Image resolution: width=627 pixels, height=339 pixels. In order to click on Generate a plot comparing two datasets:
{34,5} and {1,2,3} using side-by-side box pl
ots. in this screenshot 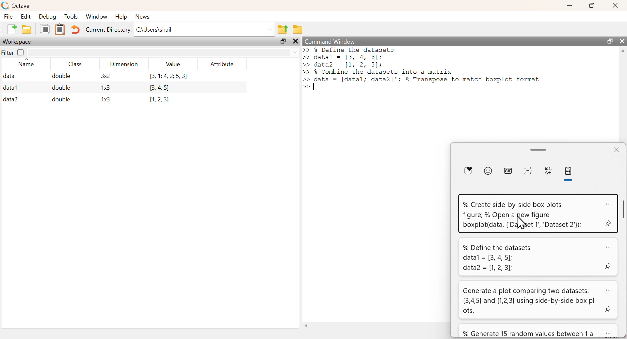, I will do `click(530, 301)`.